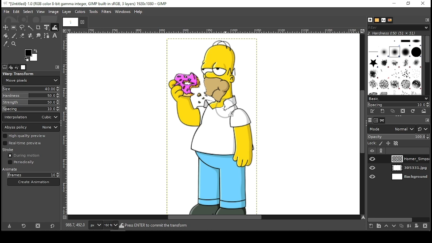  Describe the element at coordinates (31, 102) in the screenshot. I see `strength` at that location.